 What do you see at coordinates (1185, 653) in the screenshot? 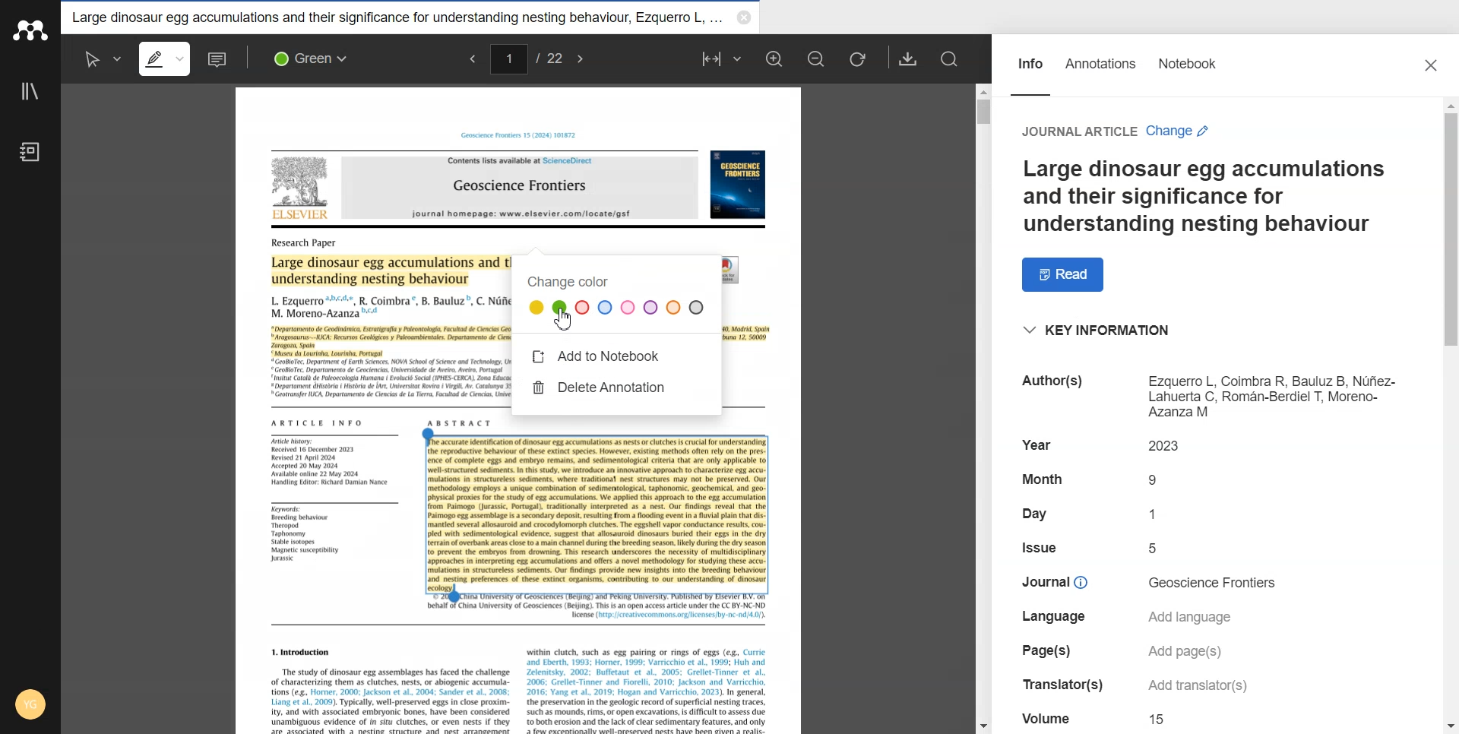
I see `text` at bounding box center [1185, 653].